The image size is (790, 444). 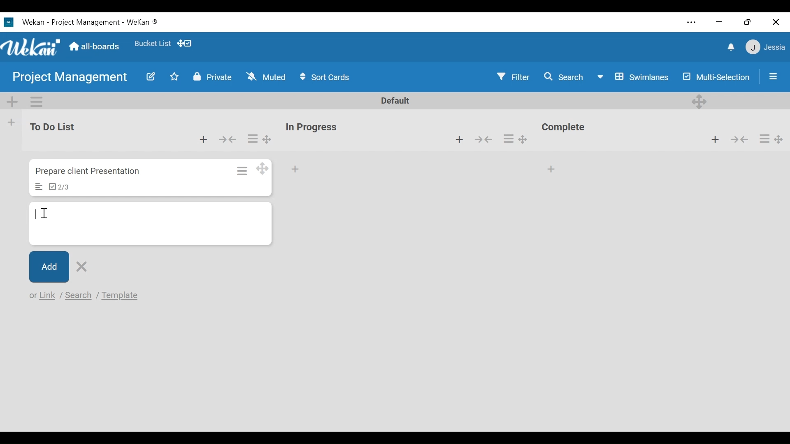 What do you see at coordinates (553, 167) in the screenshot?
I see `Add card to bottom of the list` at bounding box center [553, 167].